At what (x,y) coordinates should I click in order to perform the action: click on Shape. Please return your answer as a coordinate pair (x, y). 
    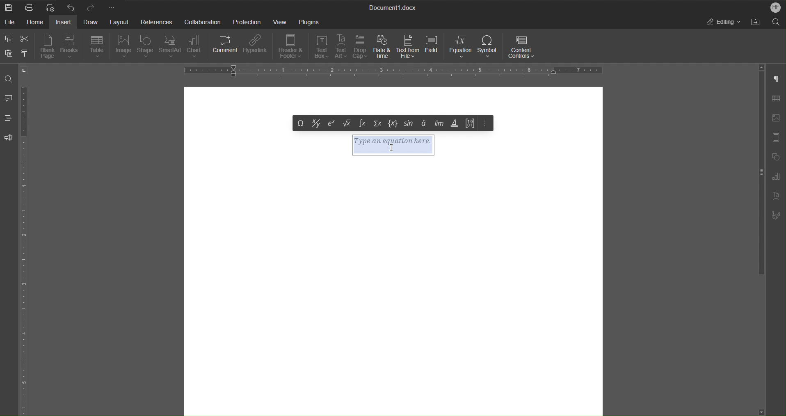
    Looking at the image, I should click on (145, 47).